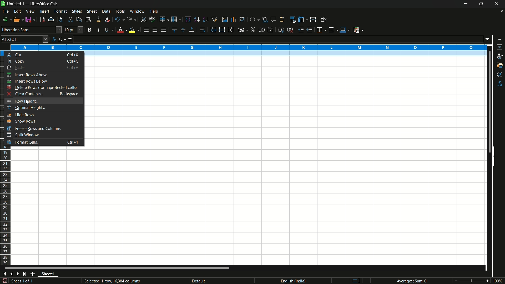 Image resolution: width=505 pixels, height=284 pixels. Describe the element at coordinates (6, 206) in the screenshot. I see `rows` at that location.